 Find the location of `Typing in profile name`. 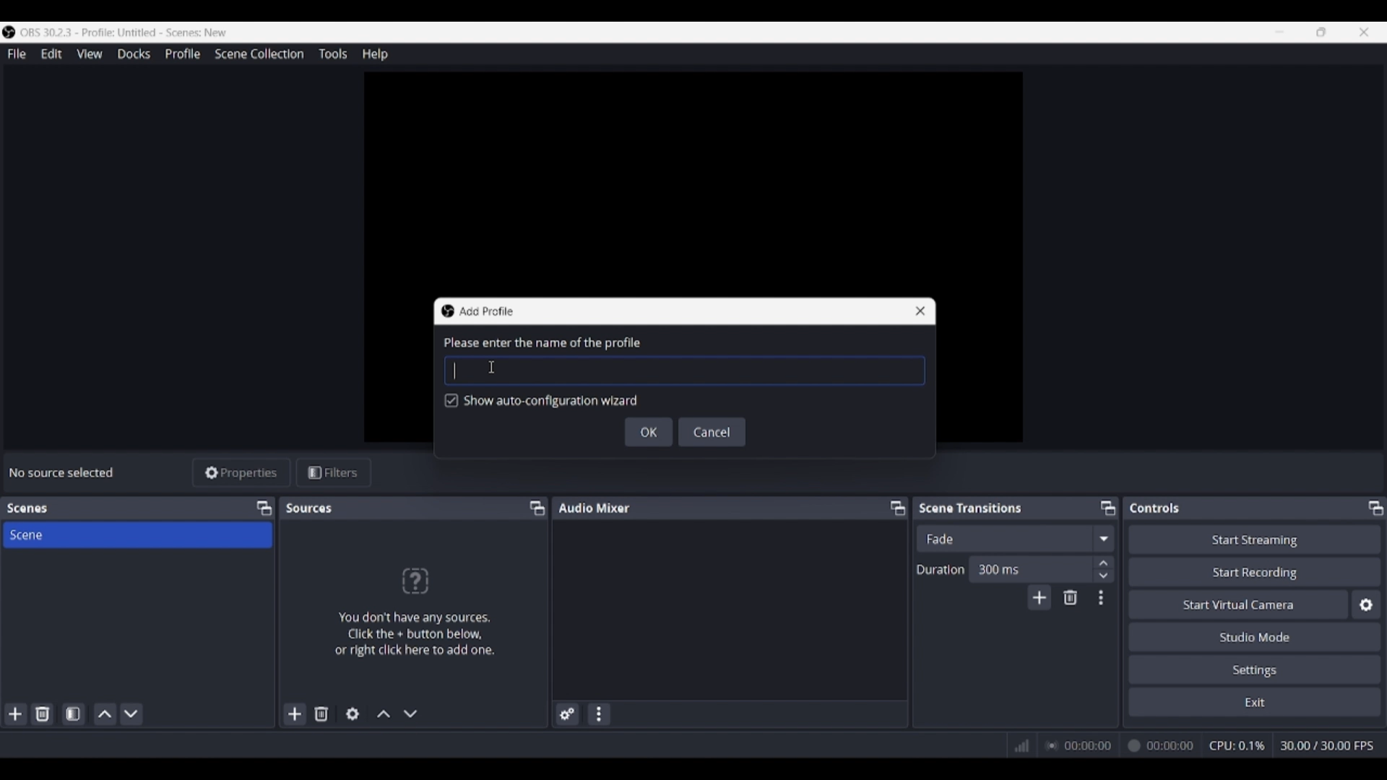

Typing in profile name is located at coordinates (454, 370).